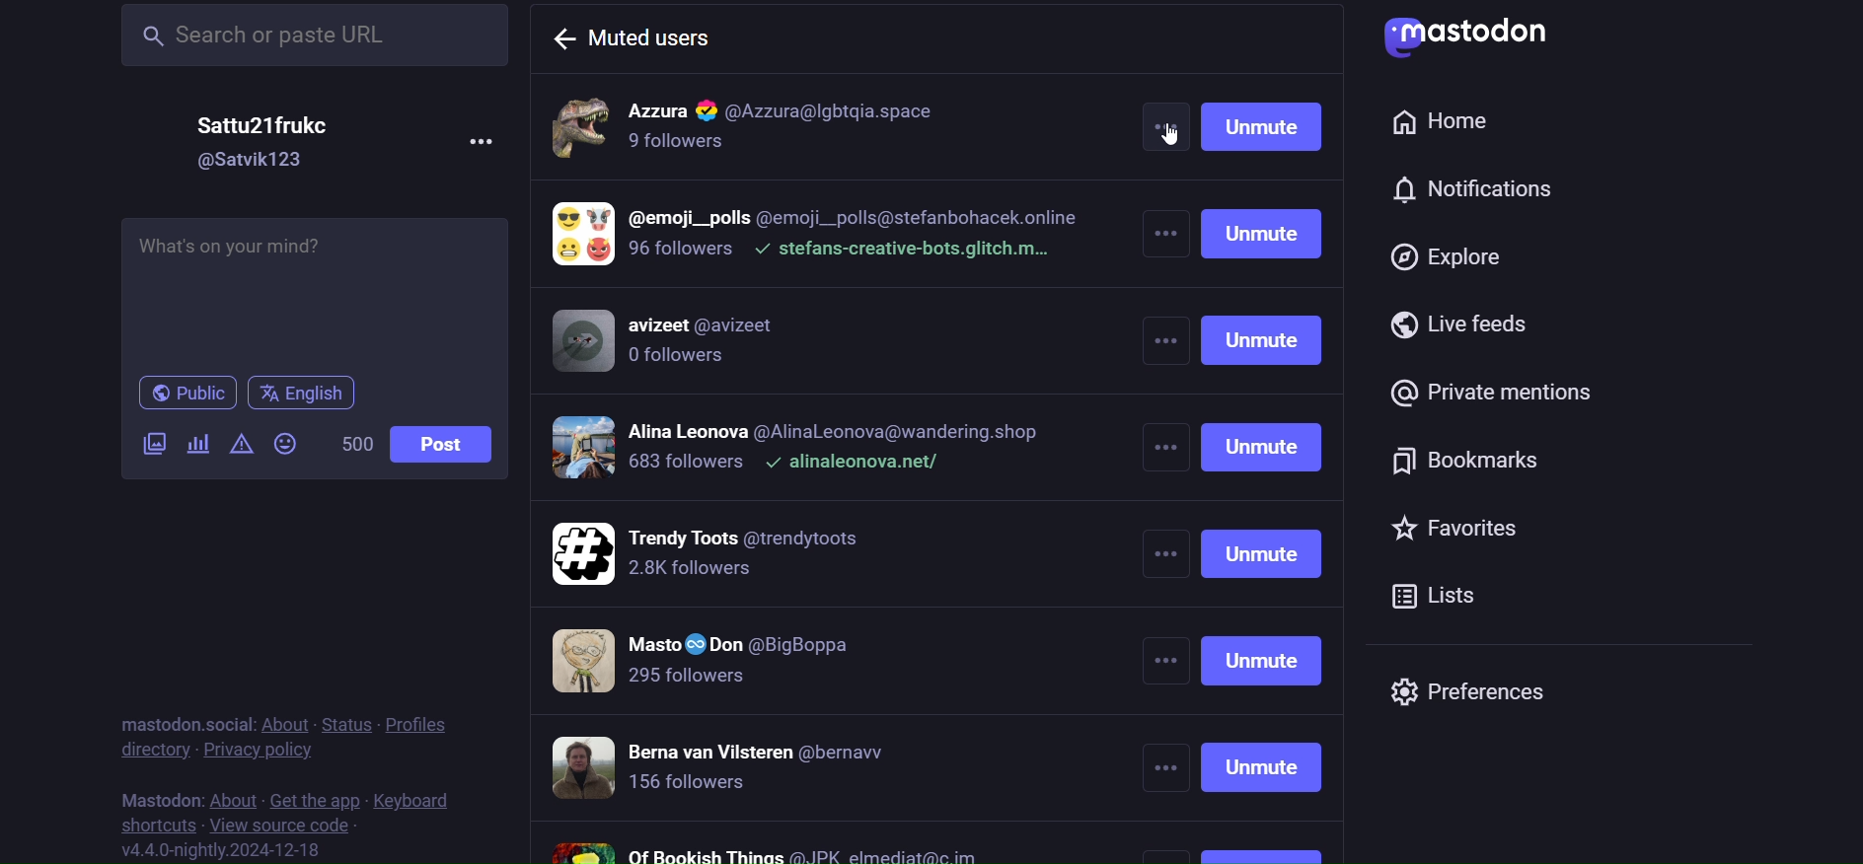  Describe the element at coordinates (1191, 135) in the screenshot. I see `cursor` at that location.